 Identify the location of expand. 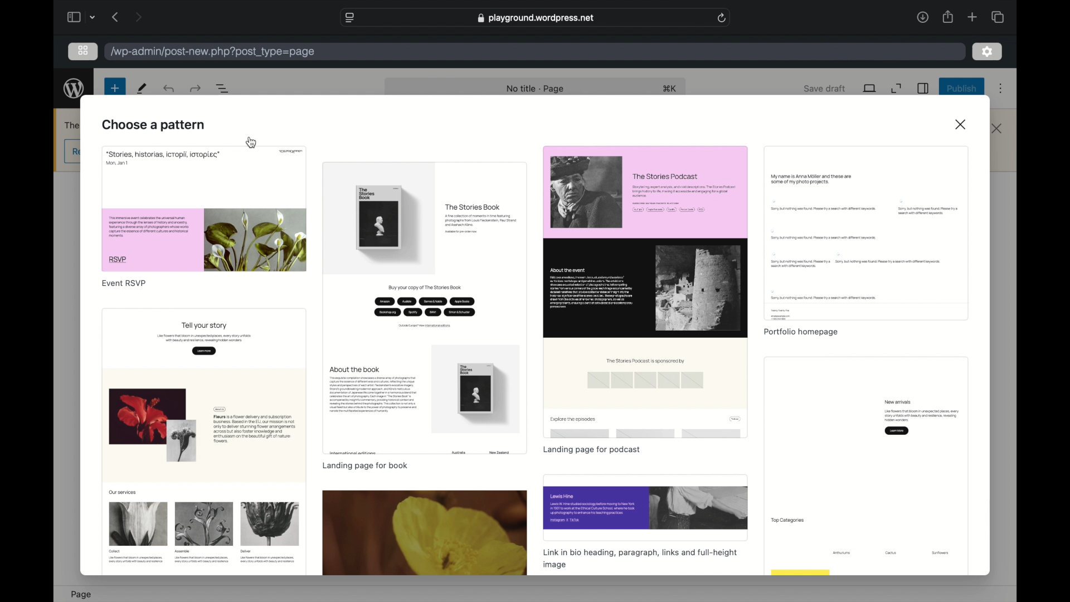
(897, 89).